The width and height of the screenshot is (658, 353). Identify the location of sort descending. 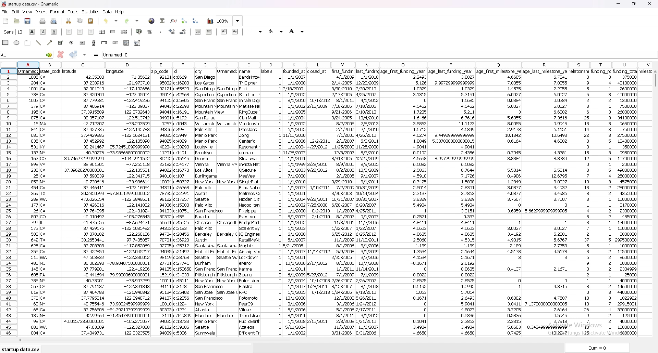
(196, 20).